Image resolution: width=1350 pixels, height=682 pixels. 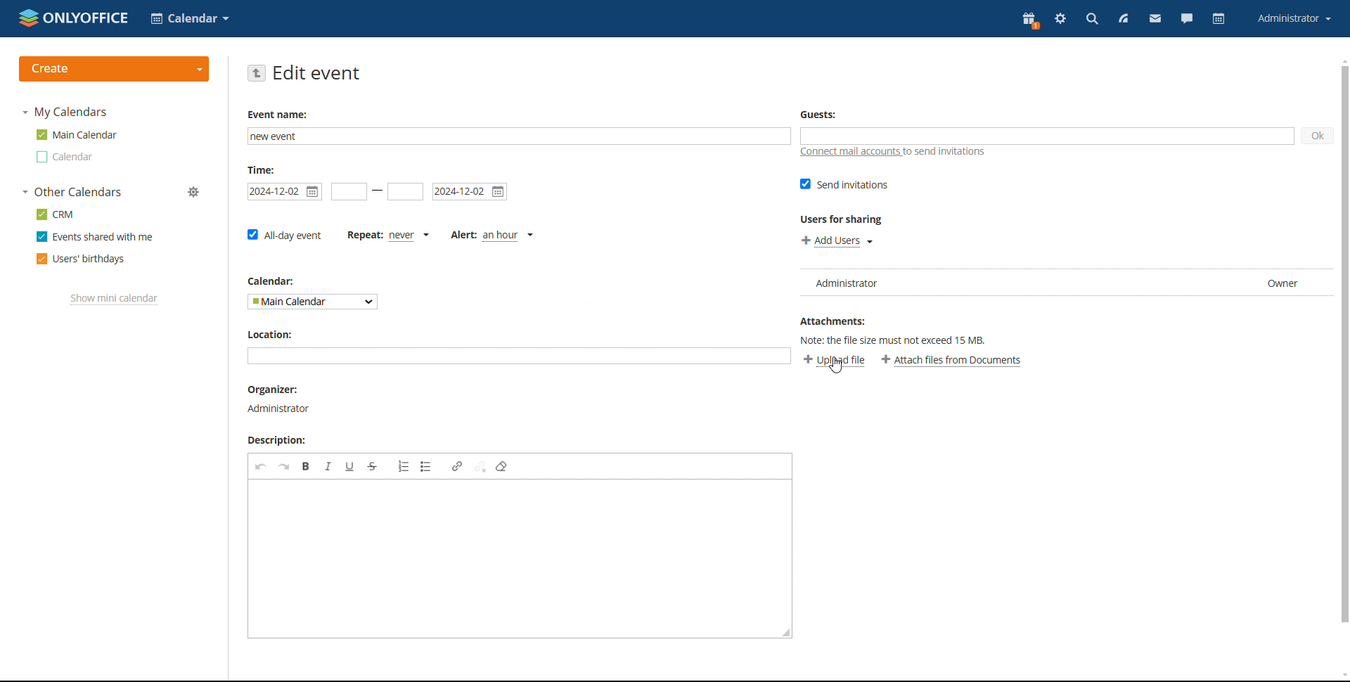 I want to click on attach files from documents, so click(x=952, y=361).